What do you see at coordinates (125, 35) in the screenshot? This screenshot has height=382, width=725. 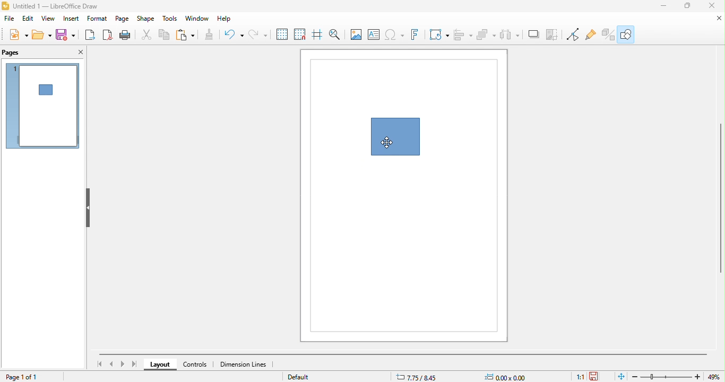 I see `print` at bounding box center [125, 35].